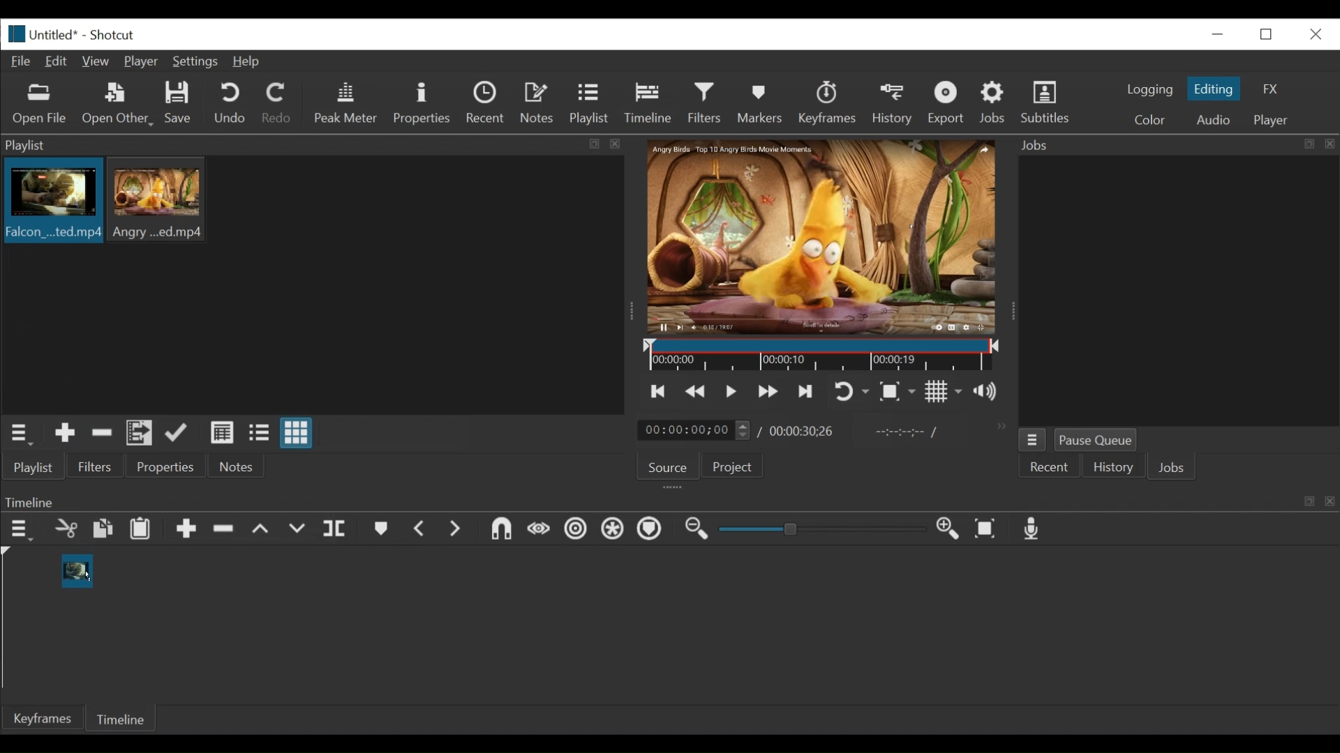 The height and width of the screenshot is (753, 1340). Describe the element at coordinates (262, 531) in the screenshot. I see `lift` at that location.